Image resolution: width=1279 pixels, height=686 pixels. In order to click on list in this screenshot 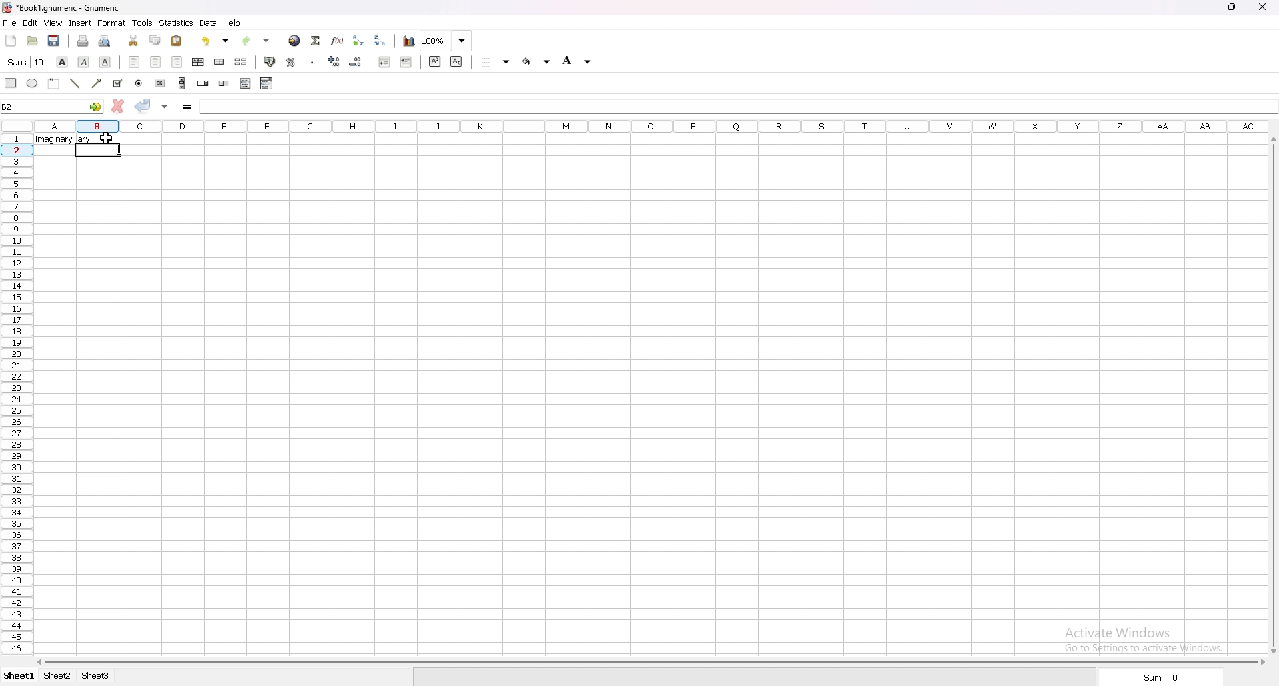, I will do `click(246, 83)`.